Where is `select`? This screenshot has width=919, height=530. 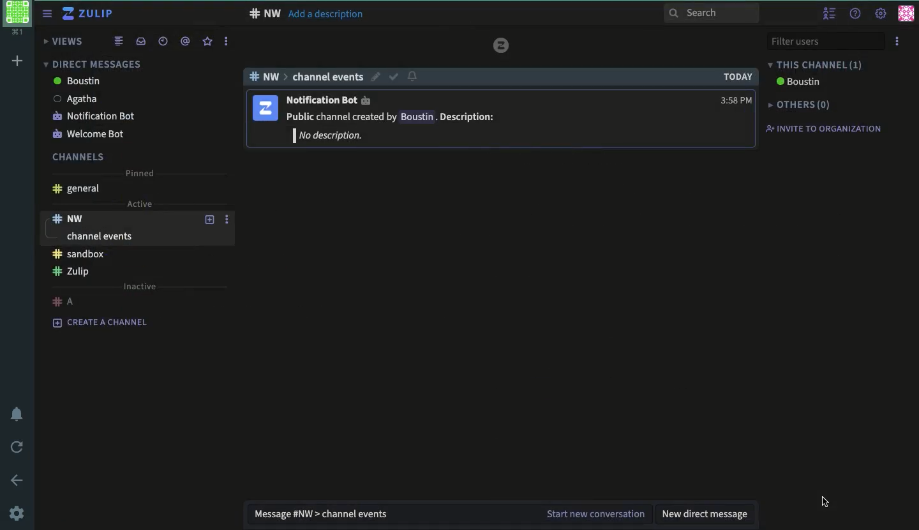 select is located at coordinates (393, 77).